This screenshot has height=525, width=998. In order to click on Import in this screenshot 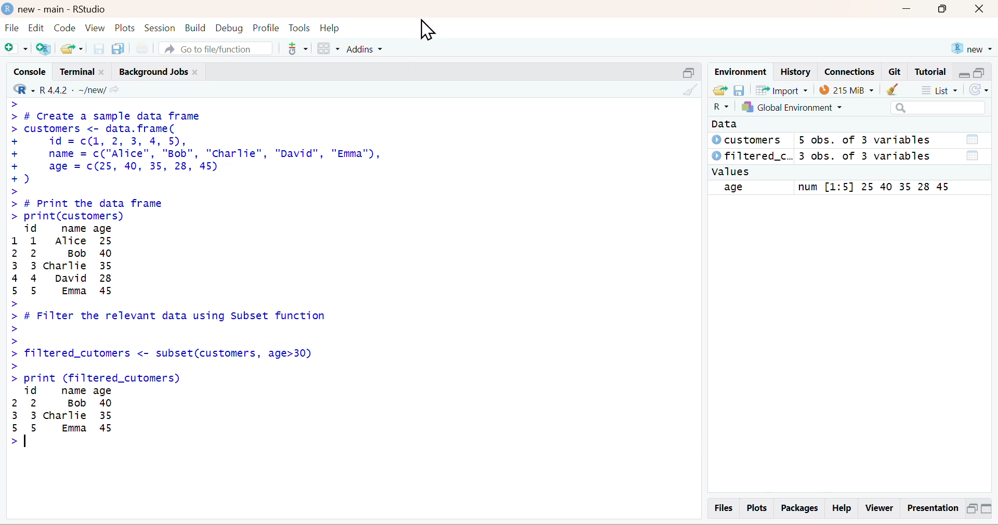, I will do `click(784, 90)`.